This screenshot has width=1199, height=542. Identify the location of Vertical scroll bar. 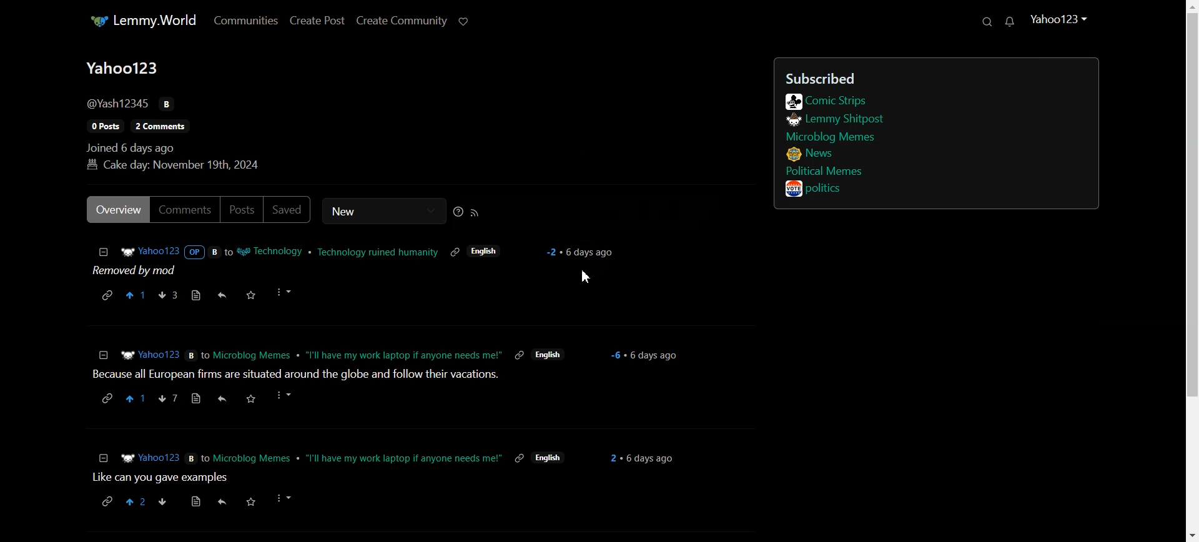
(1191, 271).